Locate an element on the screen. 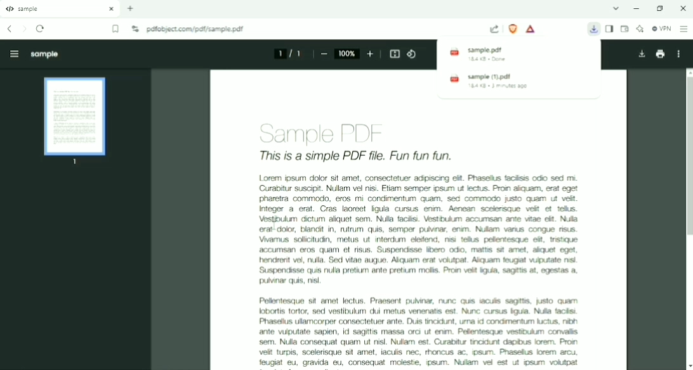 This screenshot has width=693, height=370. Sample (1).pdf is located at coordinates (520, 81).